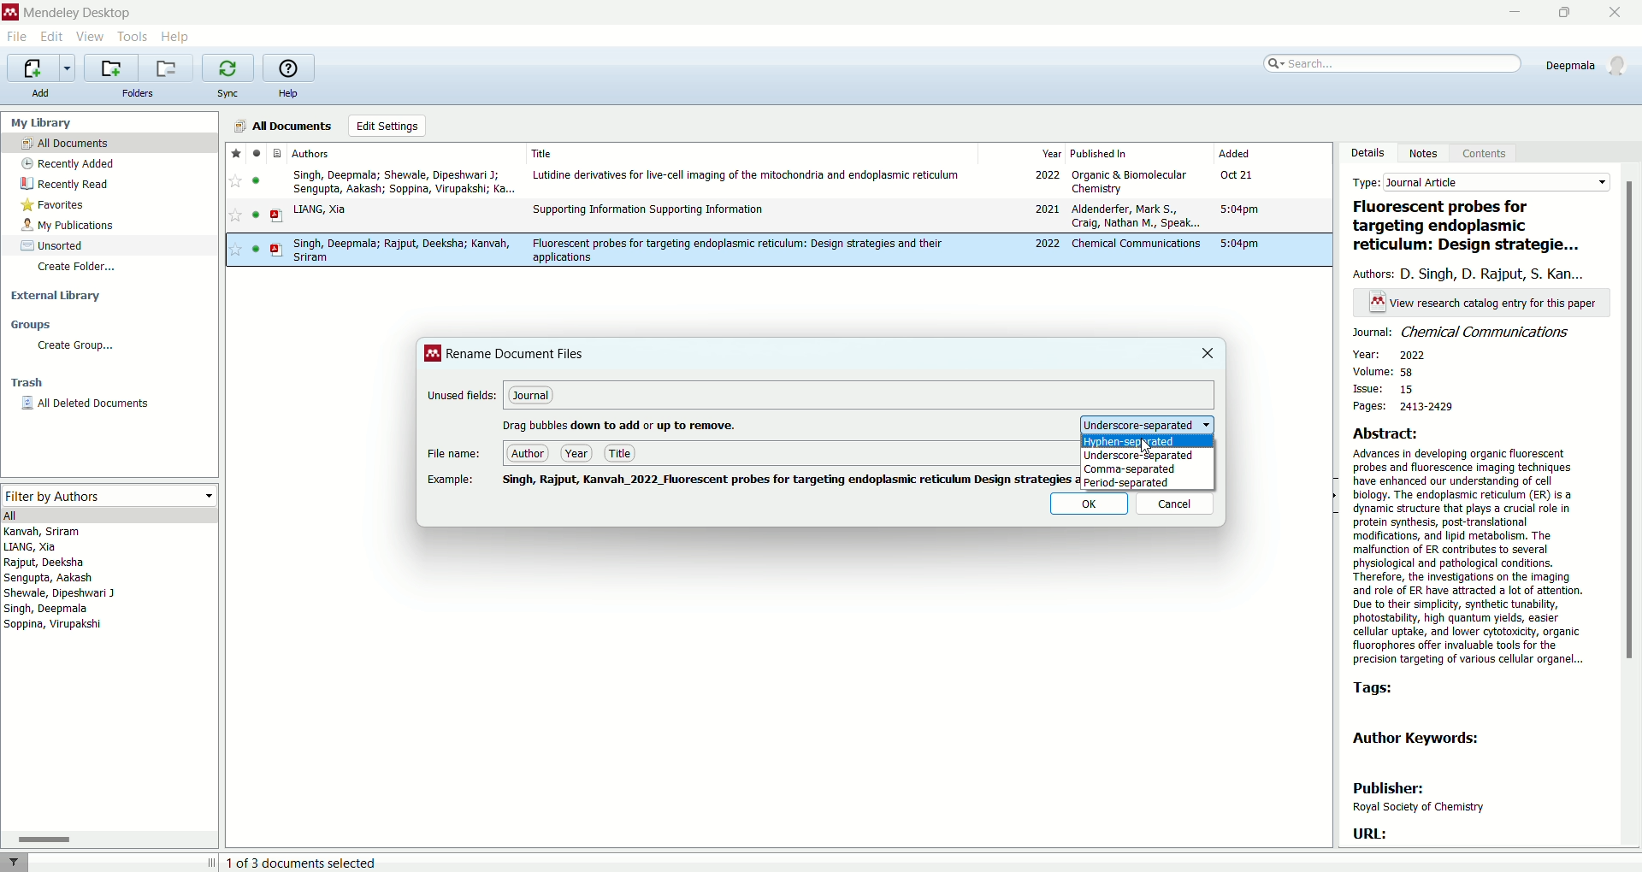  I want to click on favorite, so click(235, 152).